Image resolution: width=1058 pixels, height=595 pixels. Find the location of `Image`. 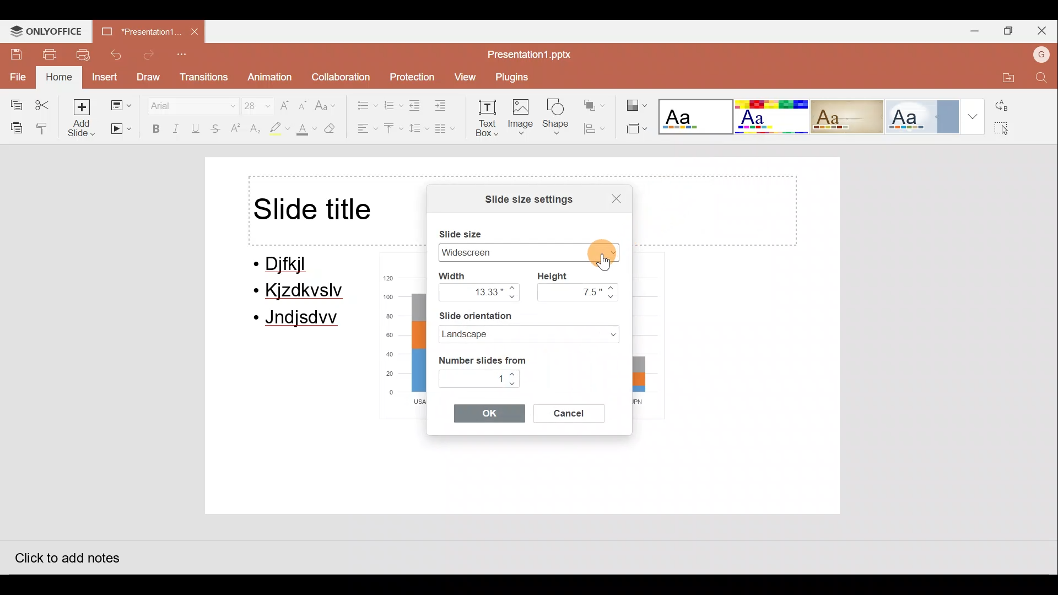

Image is located at coordinates (522, 119).